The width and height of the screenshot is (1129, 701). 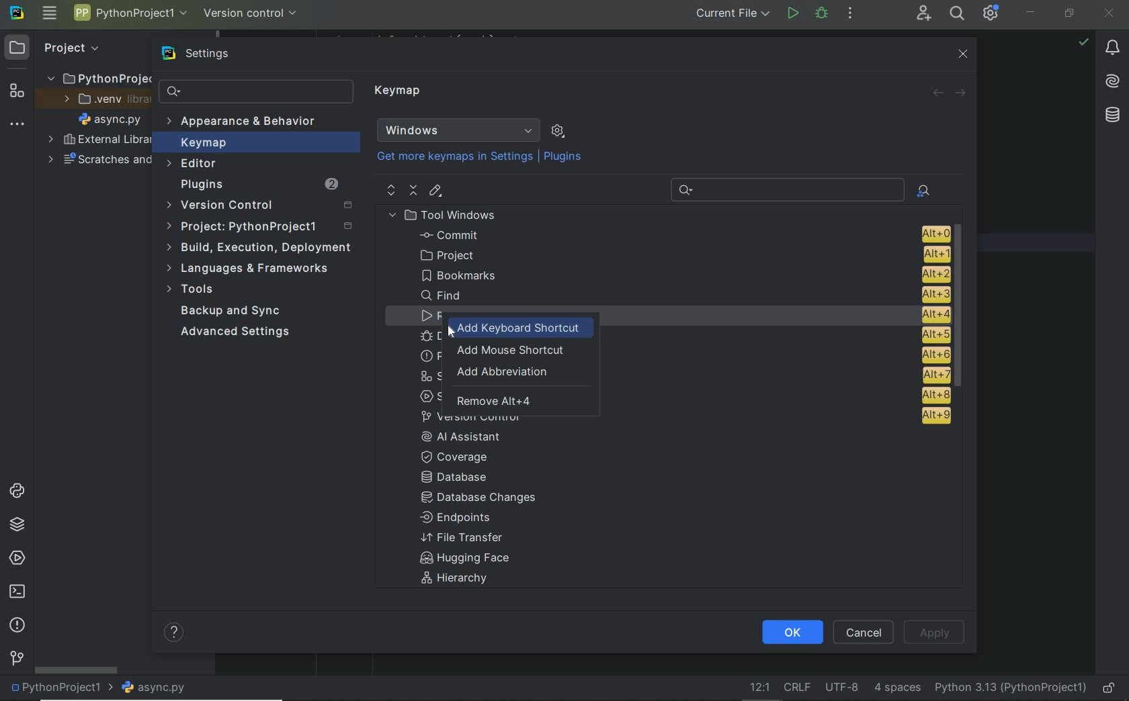 I want to click on file name, so click(x=110, y=119).